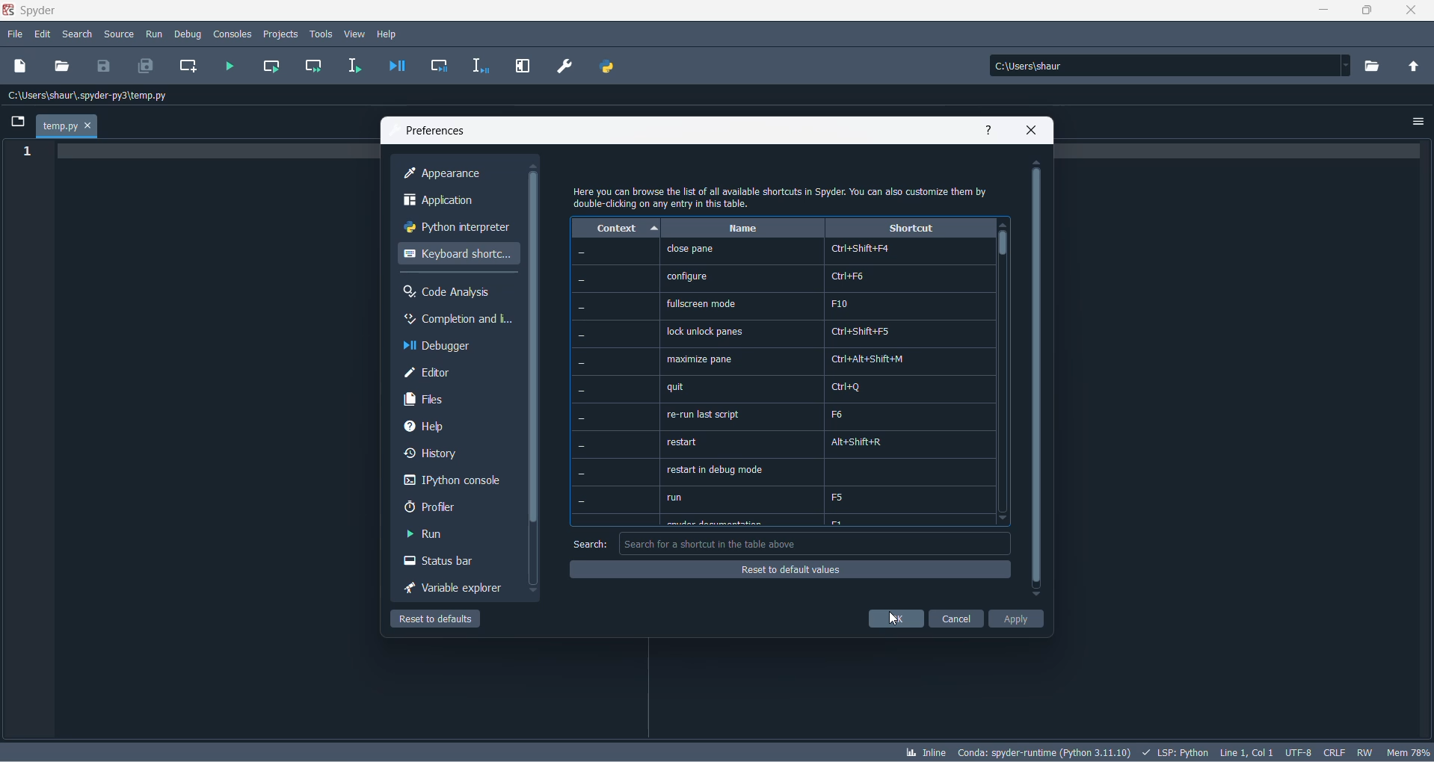 The image size is (1434, 762). What do you see at coordinates (1047, 750) in the screenshot?
I see `spyder version` at bounding box center [1047, 750].